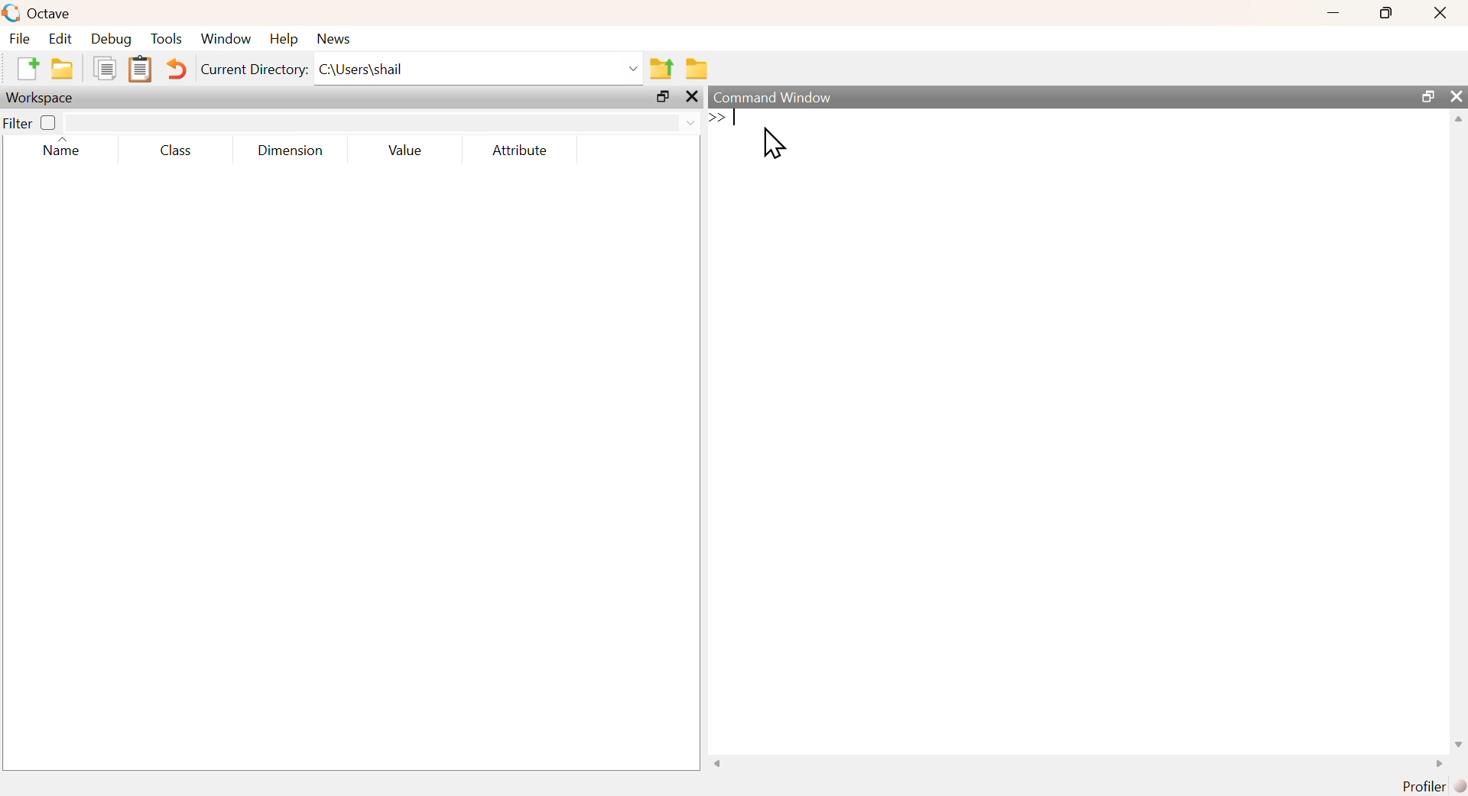  Describe the element at coordinates (1385, 14) in the screenshot. I see `maximize` at that location.